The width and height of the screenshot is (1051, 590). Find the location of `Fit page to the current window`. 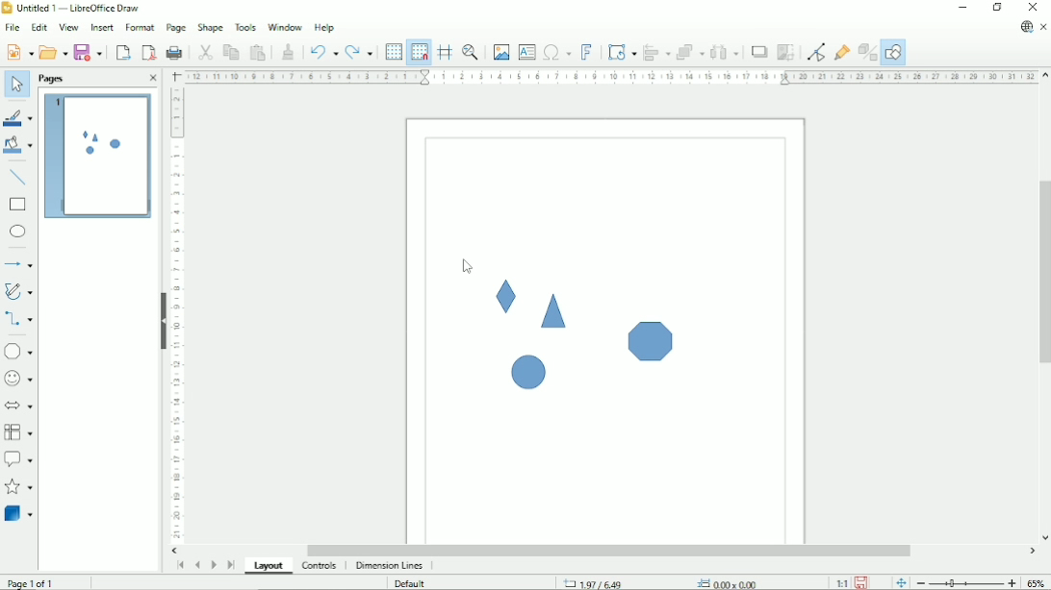

Fit page to the current window is located at coordinates (899, 581).